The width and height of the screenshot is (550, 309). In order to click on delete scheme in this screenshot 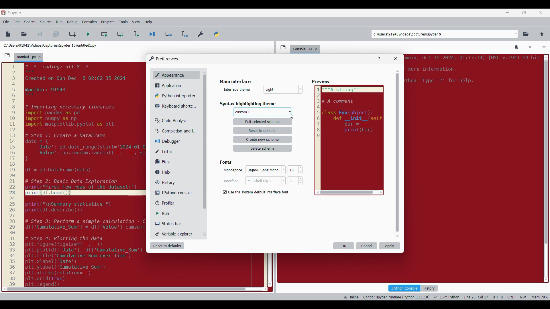, I will do `click(263, 148)`.